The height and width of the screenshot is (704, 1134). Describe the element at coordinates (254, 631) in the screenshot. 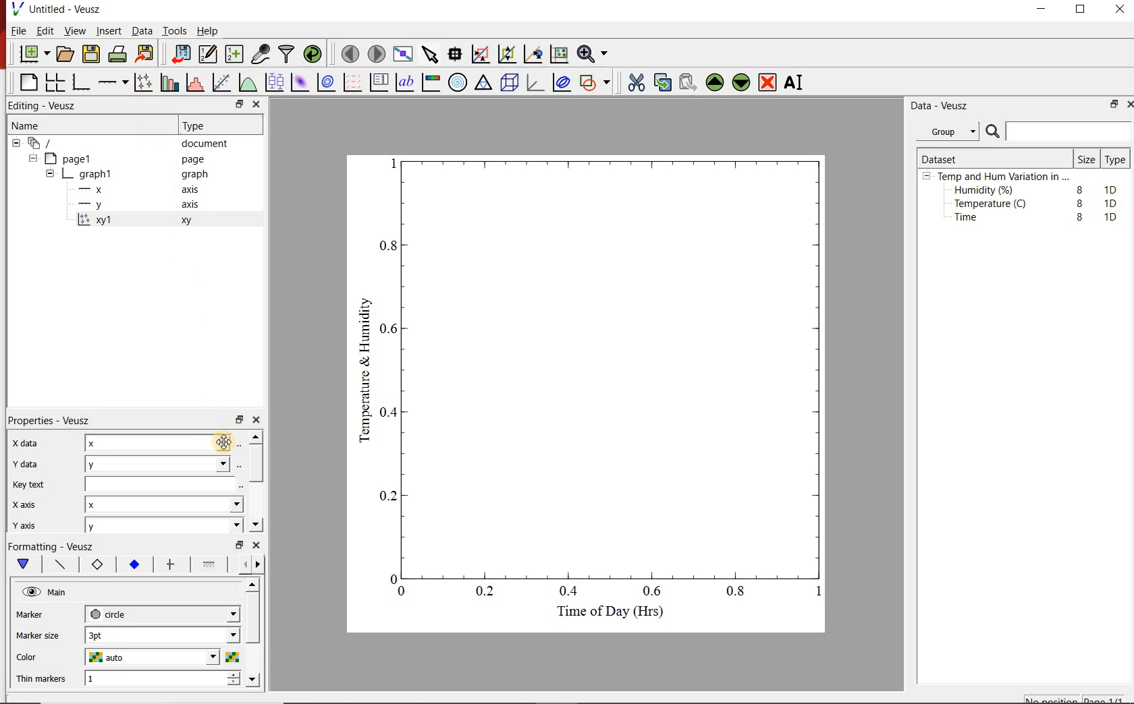

I see `scroll bar` at that location.